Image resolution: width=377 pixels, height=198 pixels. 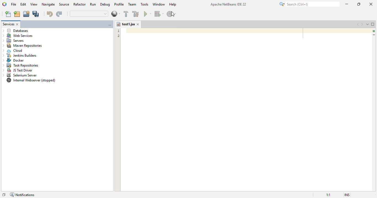 What do you see at coordinates (93, 4) in the screenshot?
I see `run` at bounding box center [93, 4].